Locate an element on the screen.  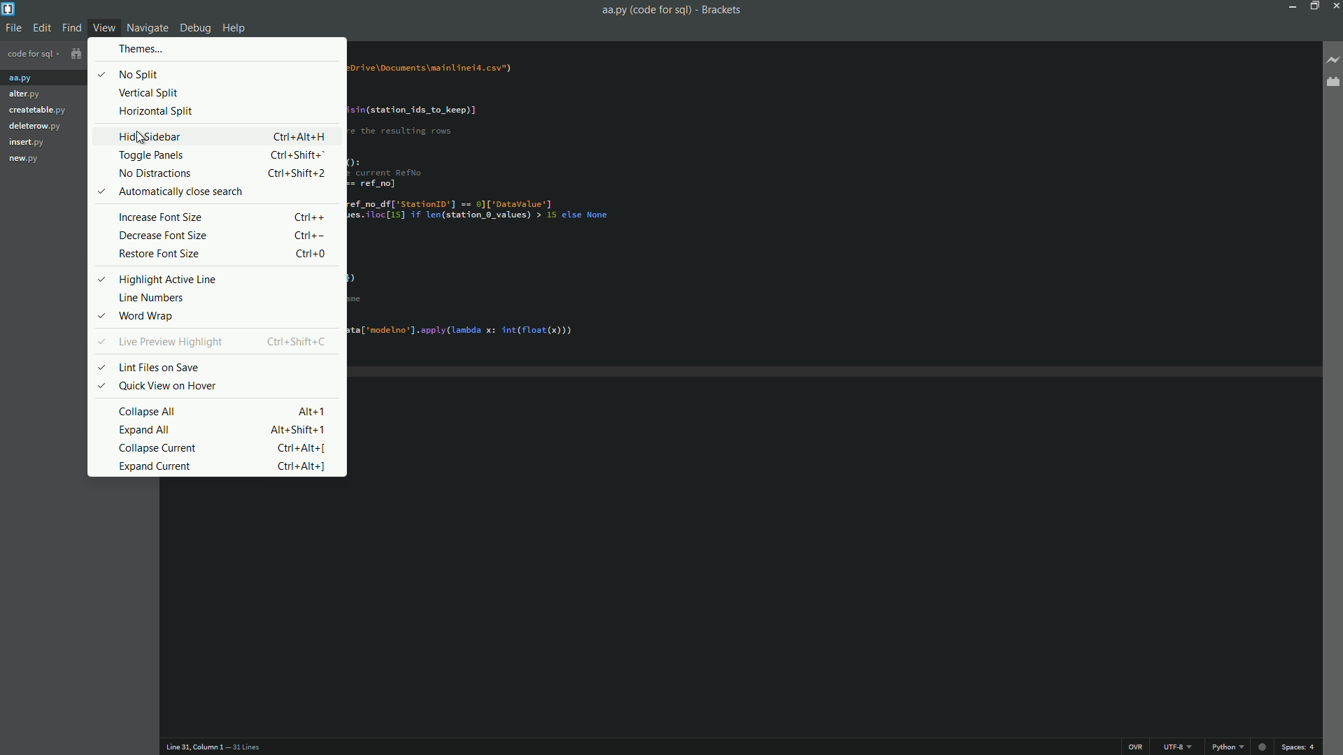
keyboard shortcut is located at coordinates (296, 173).